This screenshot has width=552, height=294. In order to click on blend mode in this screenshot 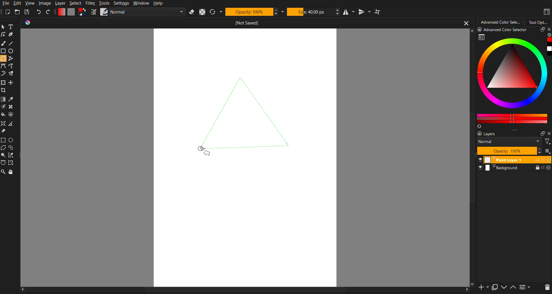, I will do `click(509, 141)`.